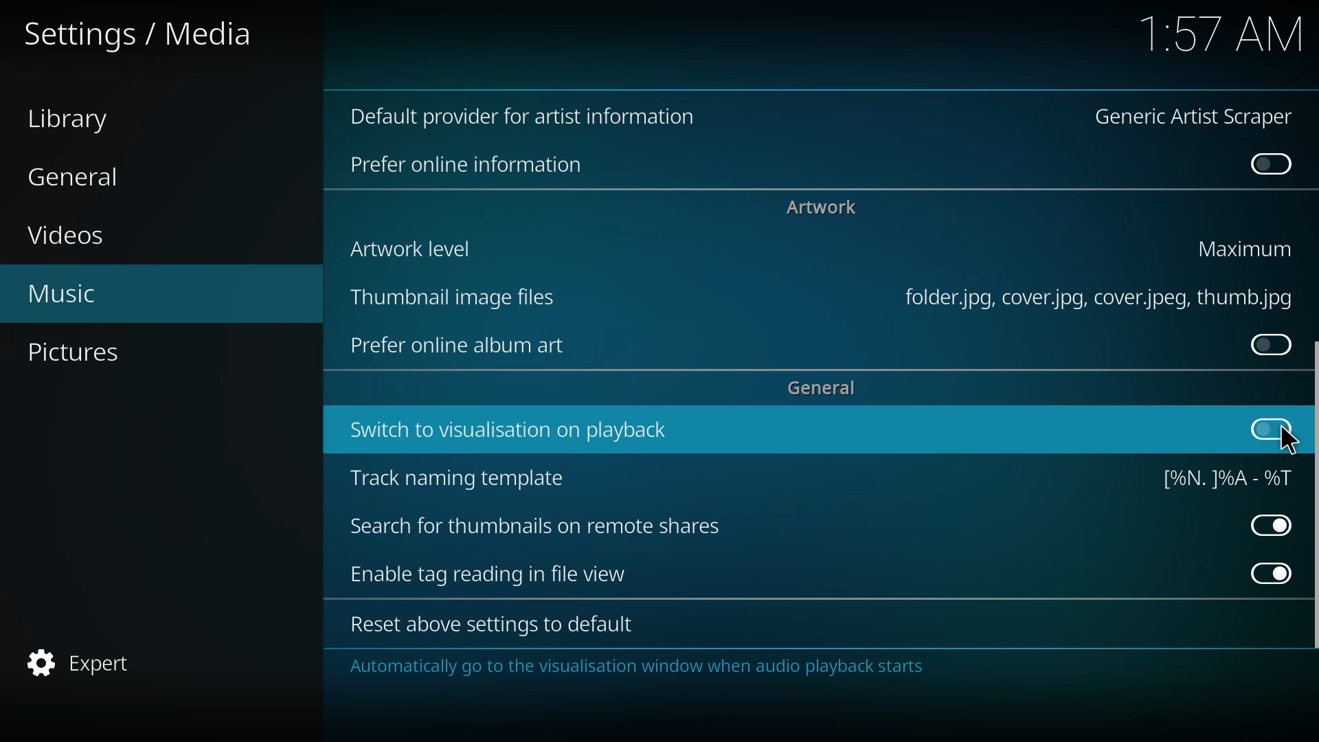 This screenshot has width=1319, height=742. I want to click on settings media, so click(146, 36).